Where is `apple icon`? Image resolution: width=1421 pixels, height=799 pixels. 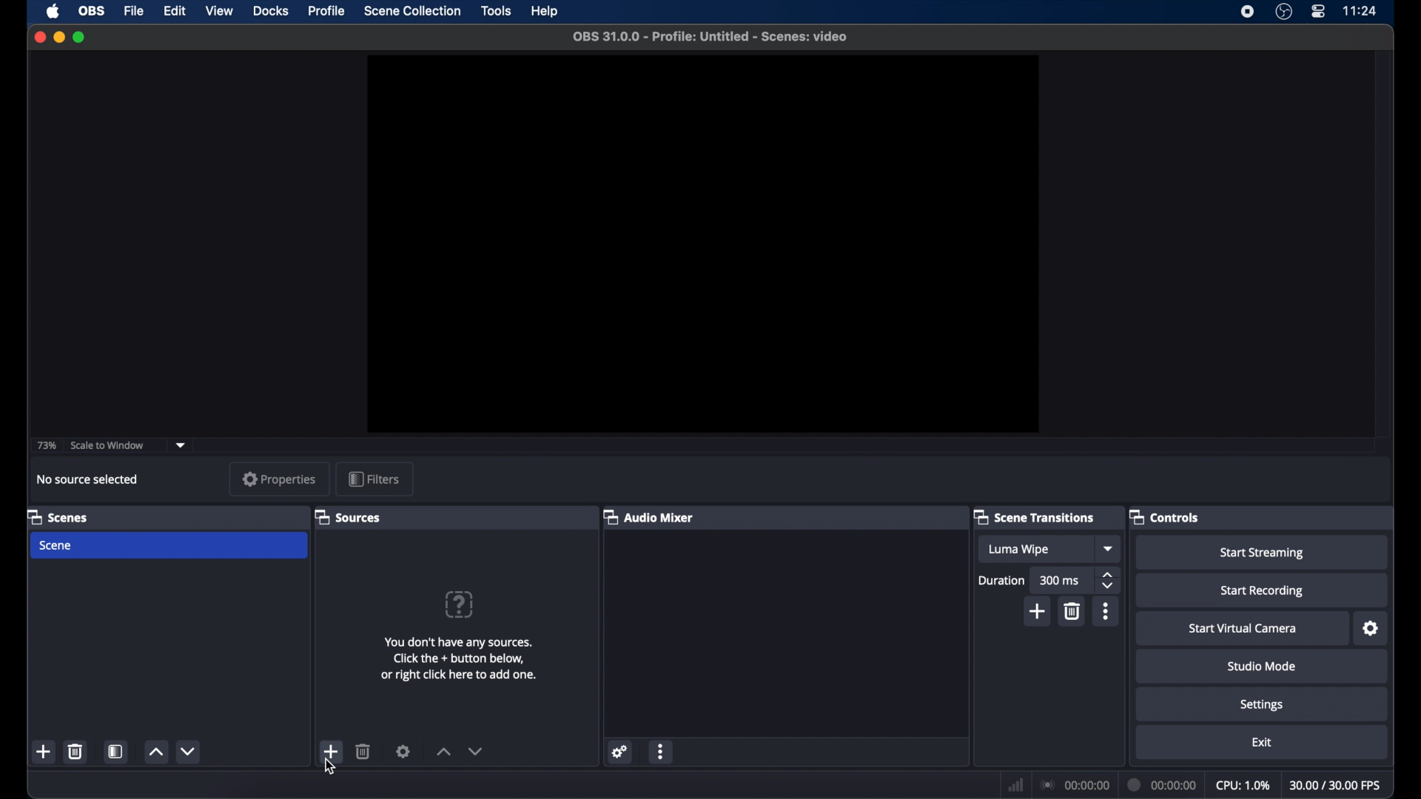 apple icon is located at coordinates (53, 12).